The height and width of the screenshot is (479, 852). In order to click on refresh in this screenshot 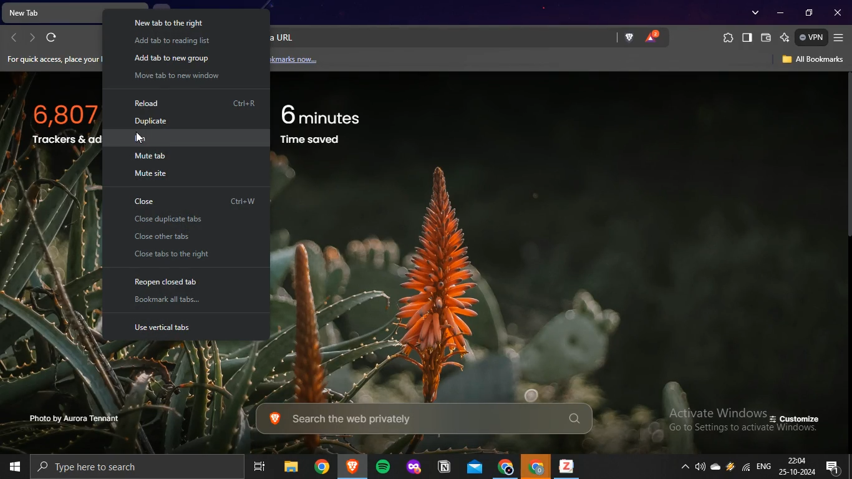, I will do `click(52, 37)`.